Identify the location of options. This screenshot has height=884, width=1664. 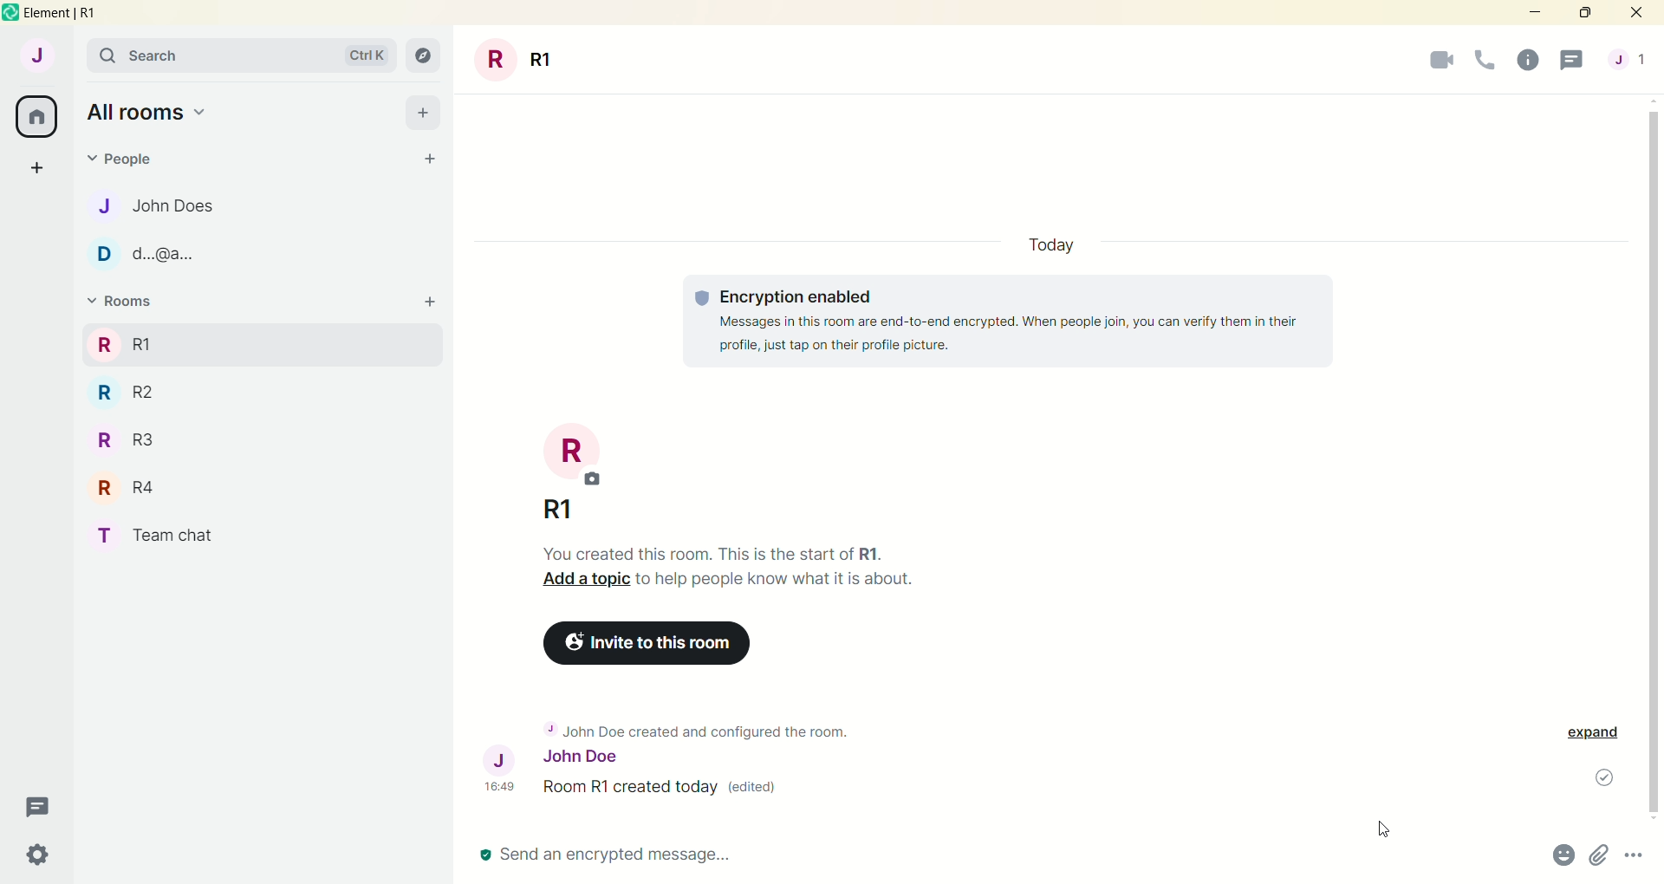
(1636, 857).